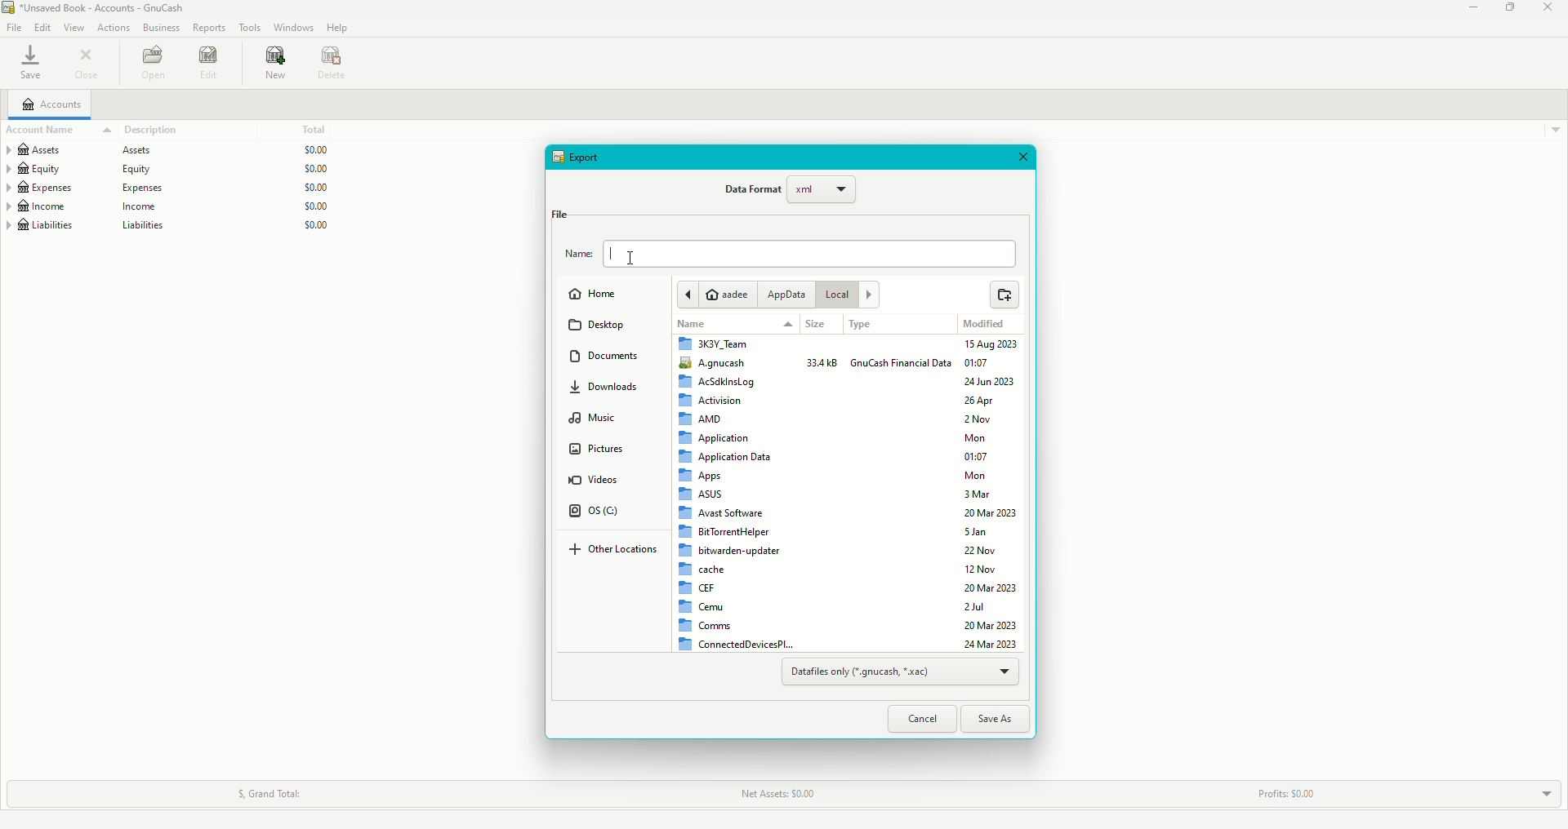  What do you see at coordinates (815, 325) in the screenshot?
I see `Size` at bounding box center [815, 325].